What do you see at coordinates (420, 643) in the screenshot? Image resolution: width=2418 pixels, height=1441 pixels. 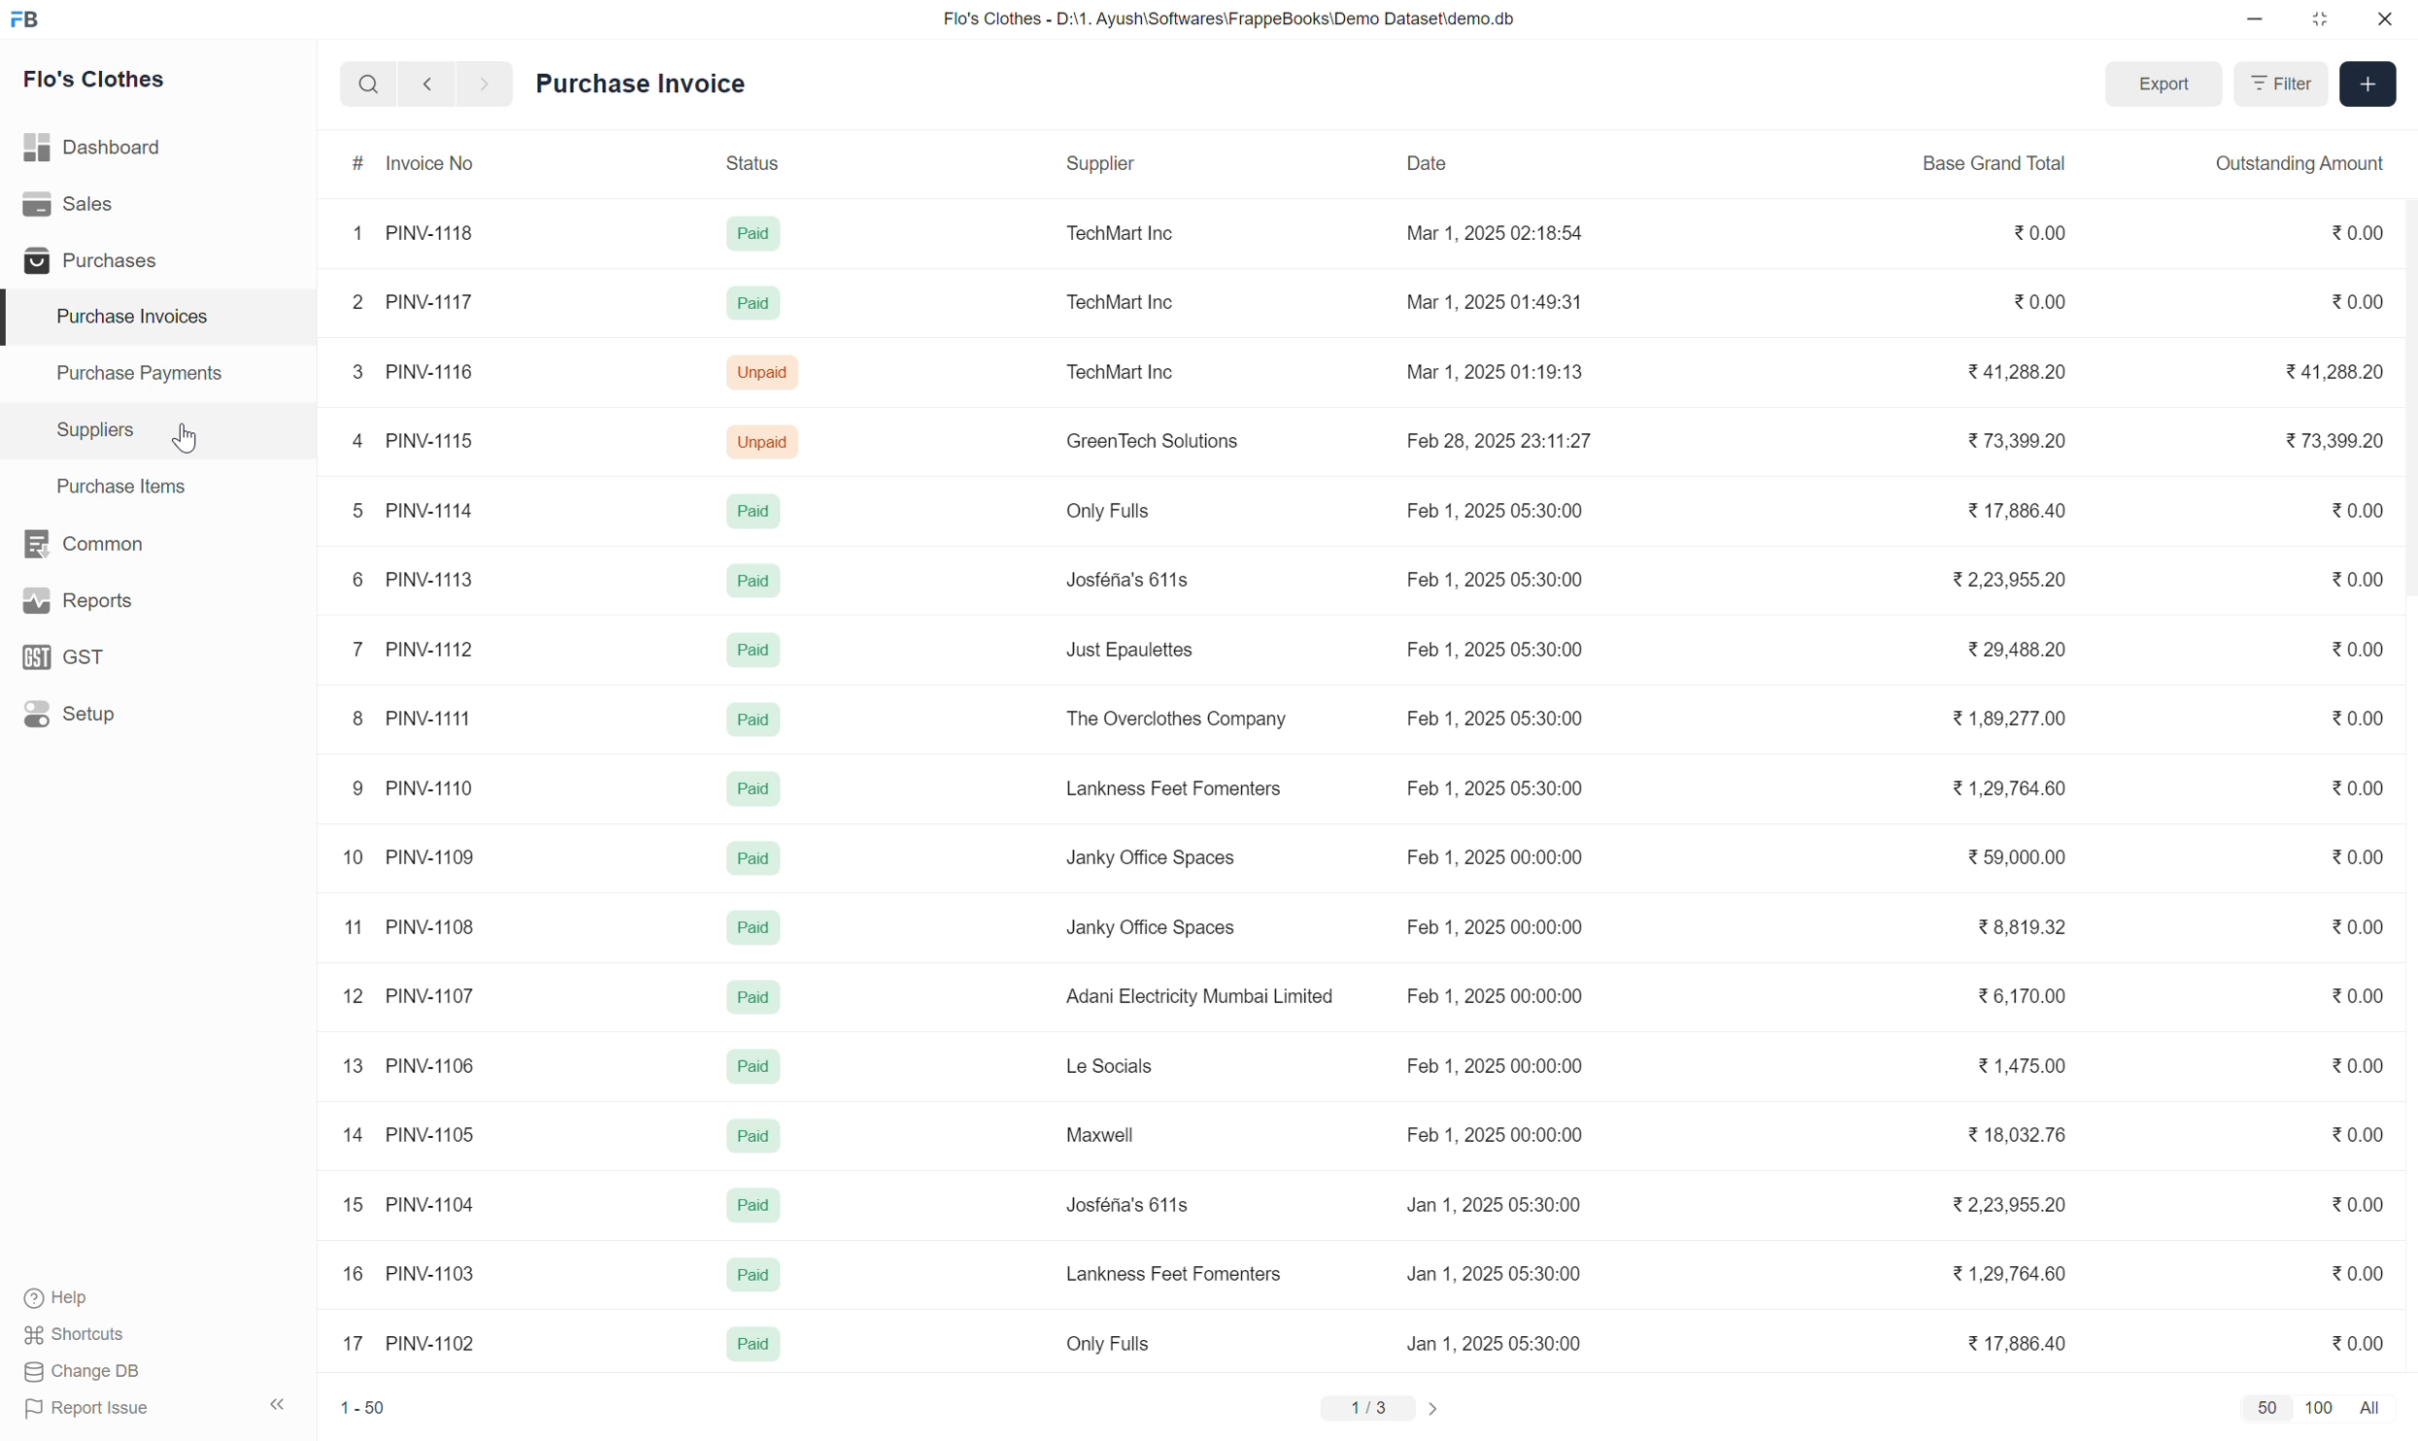 I see `7  PINV-1112` at bounding box center [420, 643].